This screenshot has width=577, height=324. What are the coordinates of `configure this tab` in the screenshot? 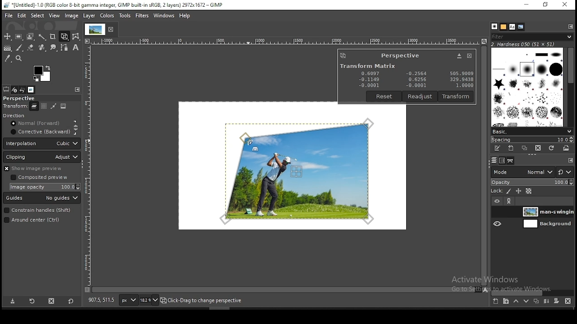 It's located at (571, 27).